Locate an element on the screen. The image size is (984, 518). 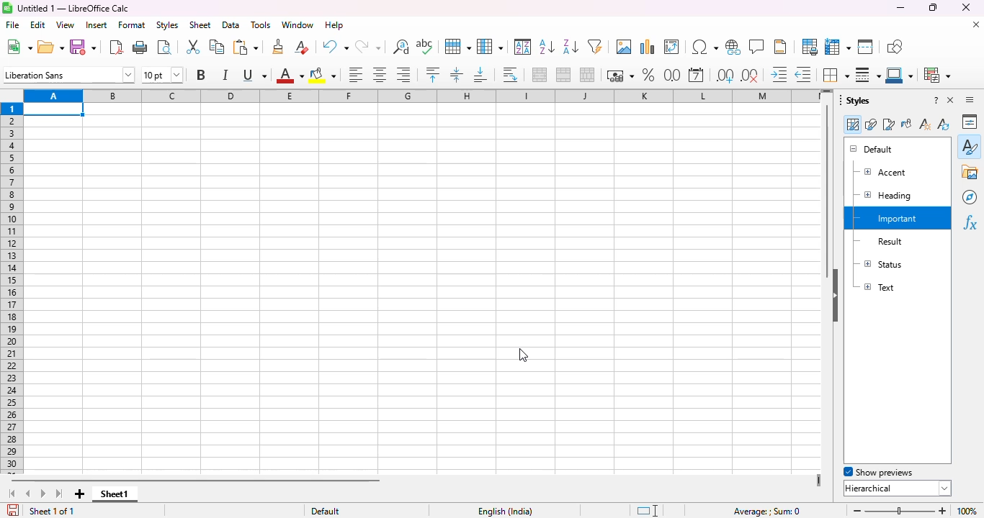
page styles is located at coordinates (888, 124).